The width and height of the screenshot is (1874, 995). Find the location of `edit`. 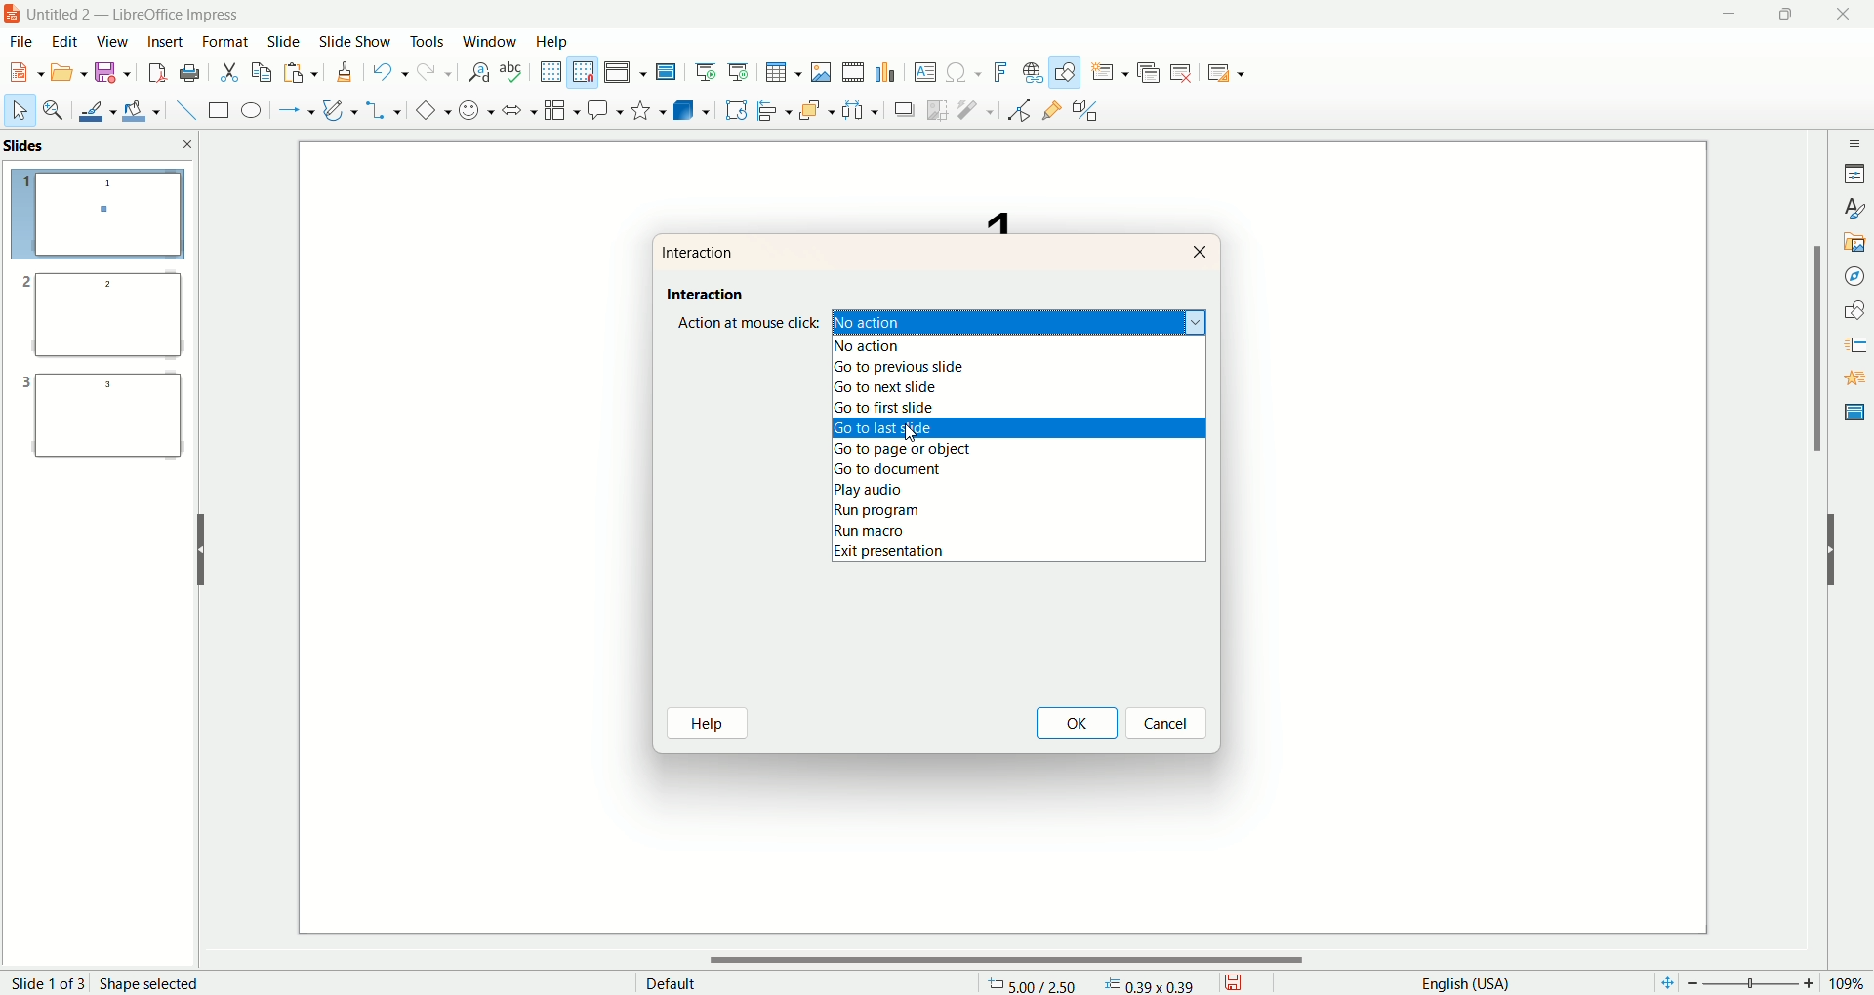

edit is located at coordinates (66, 42).